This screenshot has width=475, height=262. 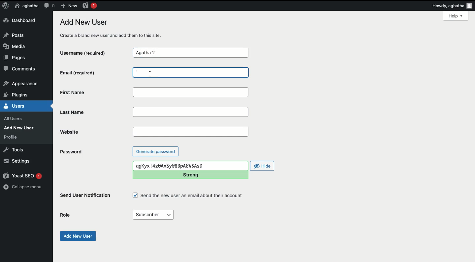 I want to click on Last name, so click(x=95, y=112).